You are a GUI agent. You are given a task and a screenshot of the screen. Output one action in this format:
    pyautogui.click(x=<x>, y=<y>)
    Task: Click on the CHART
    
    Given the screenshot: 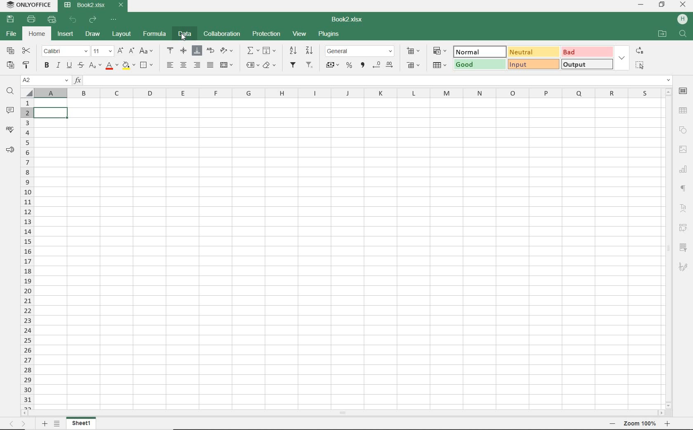 What is the action you would take?
    pyautogui.click(x=684, y=171)
    